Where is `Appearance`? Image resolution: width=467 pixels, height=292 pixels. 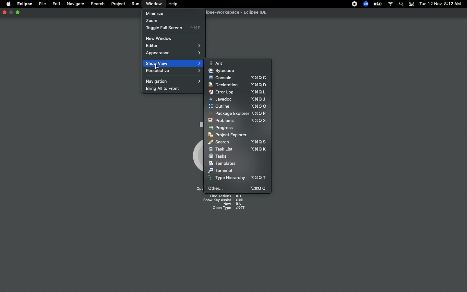 Appearance is located at coordinates (174, 54).